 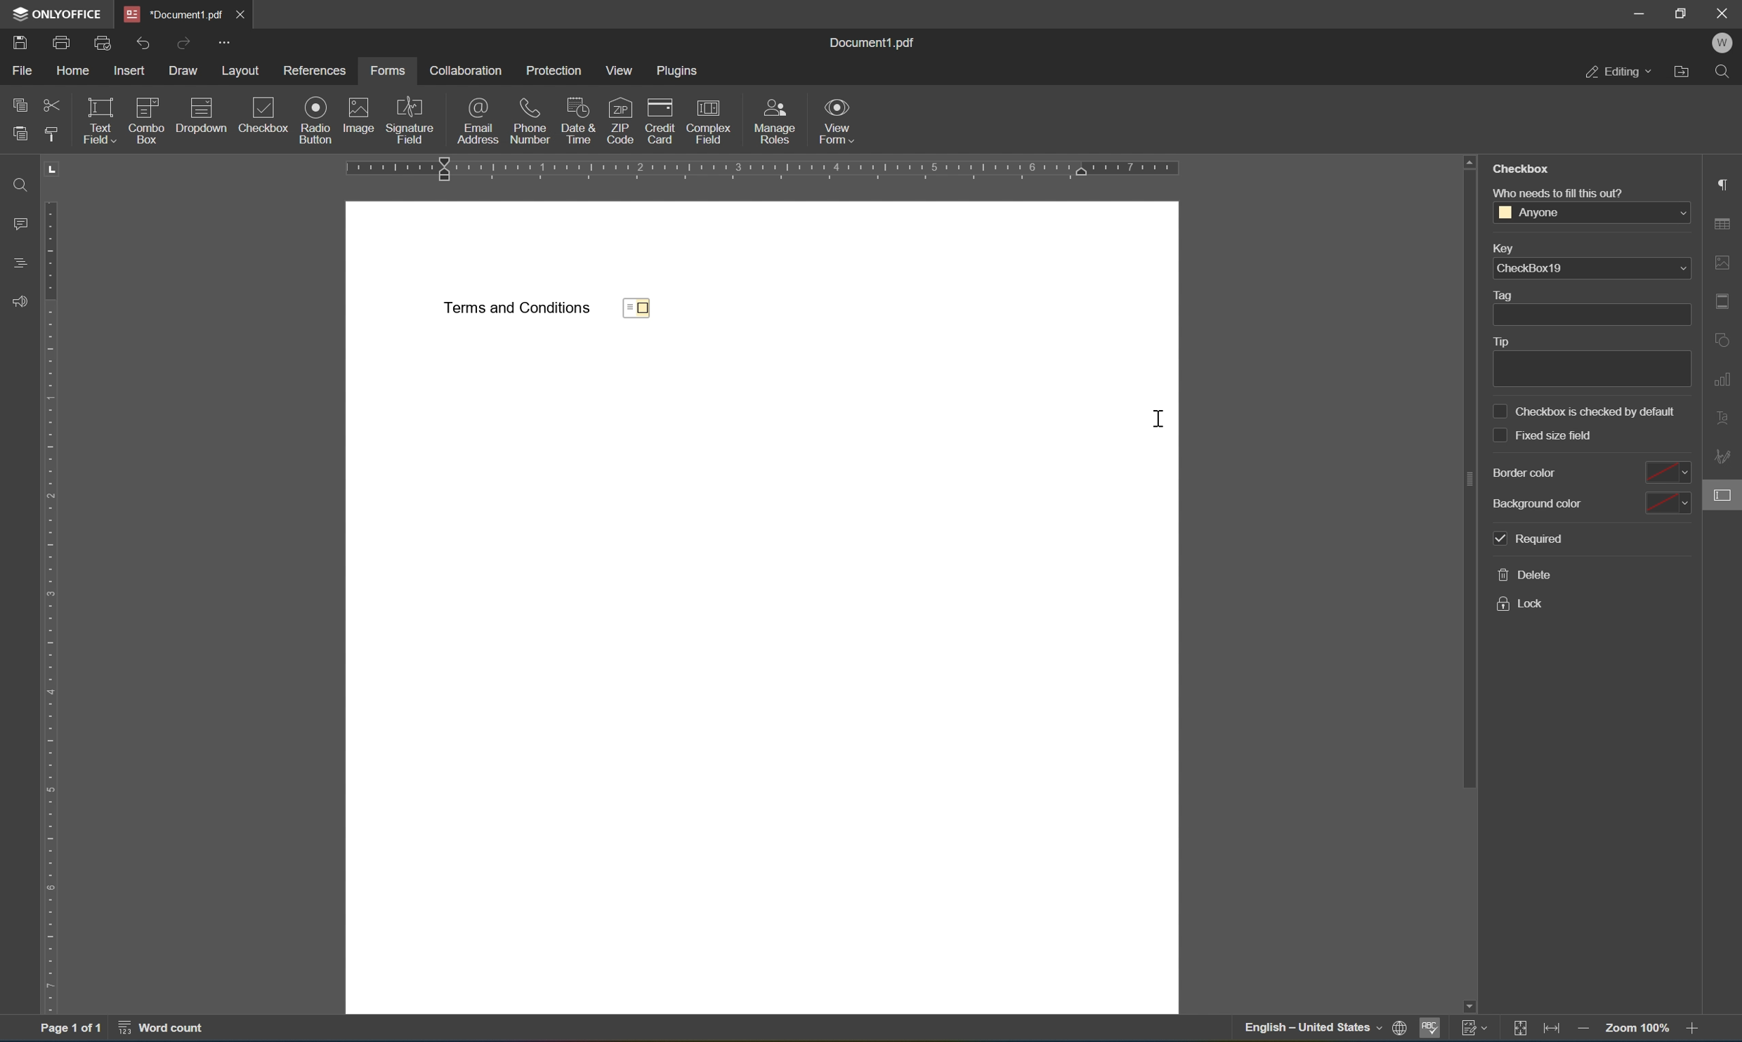 What do you see at coordinates (21, 105) in the screenshot?
I see `copy` at bounding box center [21, 105].